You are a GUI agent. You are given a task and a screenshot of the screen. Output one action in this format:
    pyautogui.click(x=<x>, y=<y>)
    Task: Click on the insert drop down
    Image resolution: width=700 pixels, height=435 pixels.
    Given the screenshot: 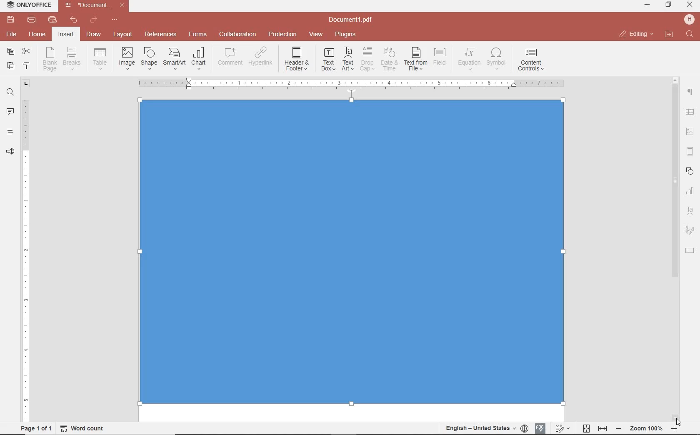 What is the action you would take?
    pyautogui.click(x=102, y=58)
    